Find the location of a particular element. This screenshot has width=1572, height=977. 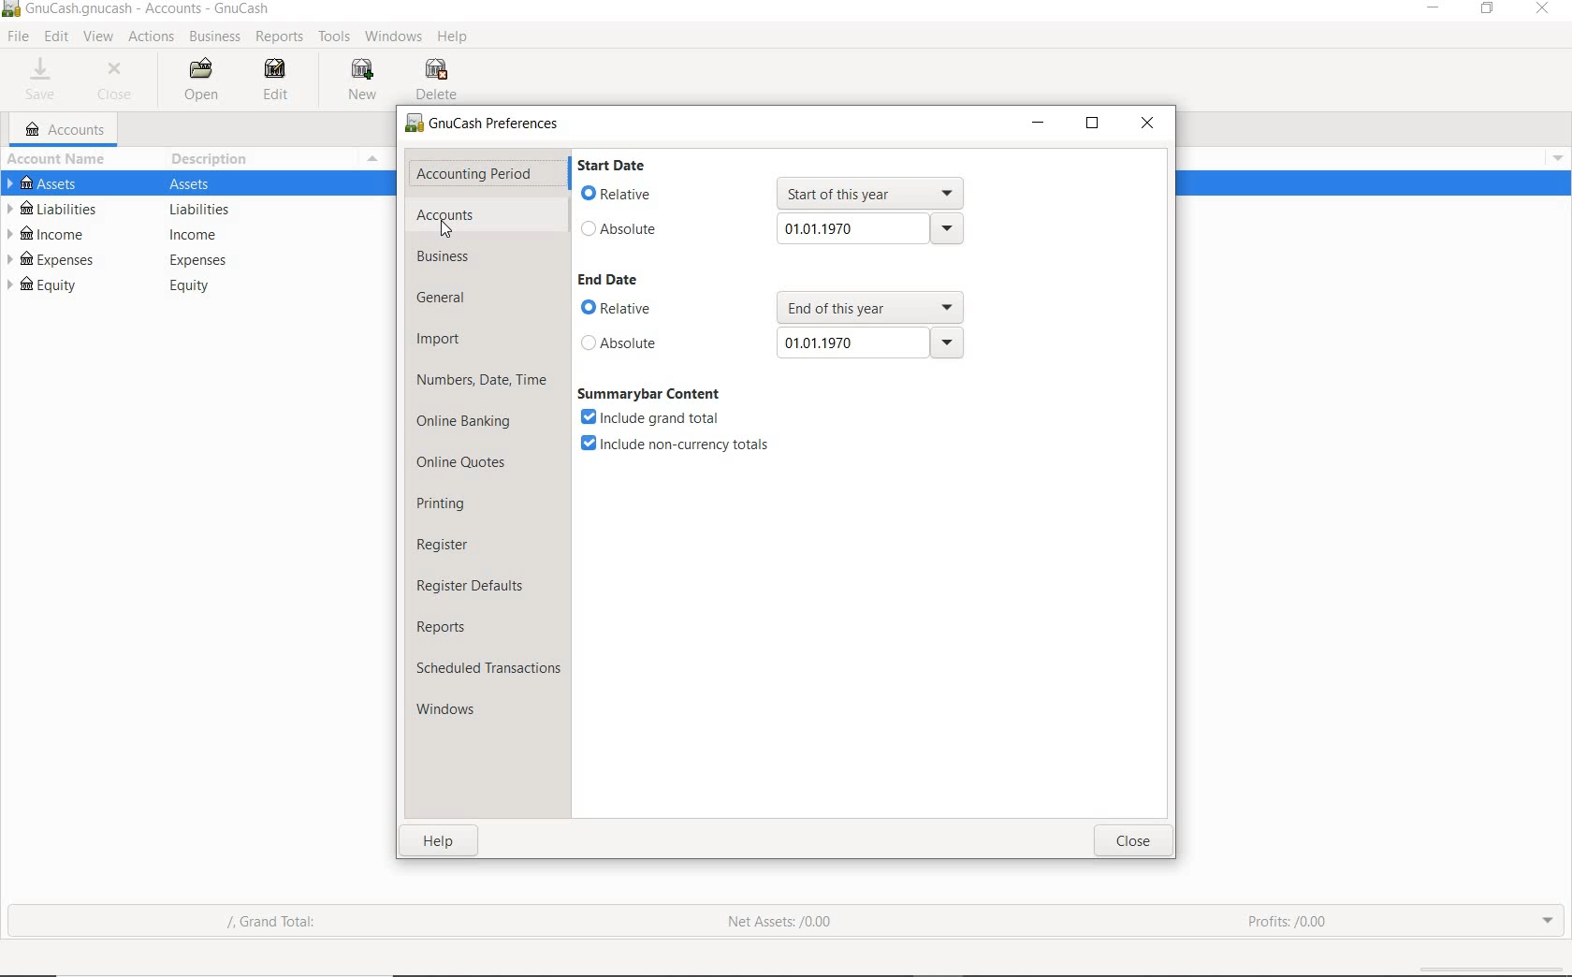

NEW is located at coordinates (363, 80).